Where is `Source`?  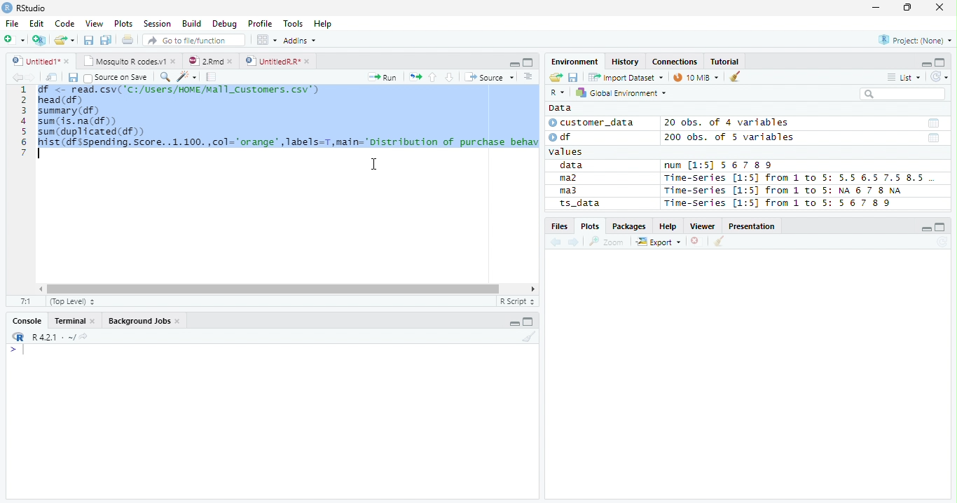
Source is located at coordinates (488, 77).